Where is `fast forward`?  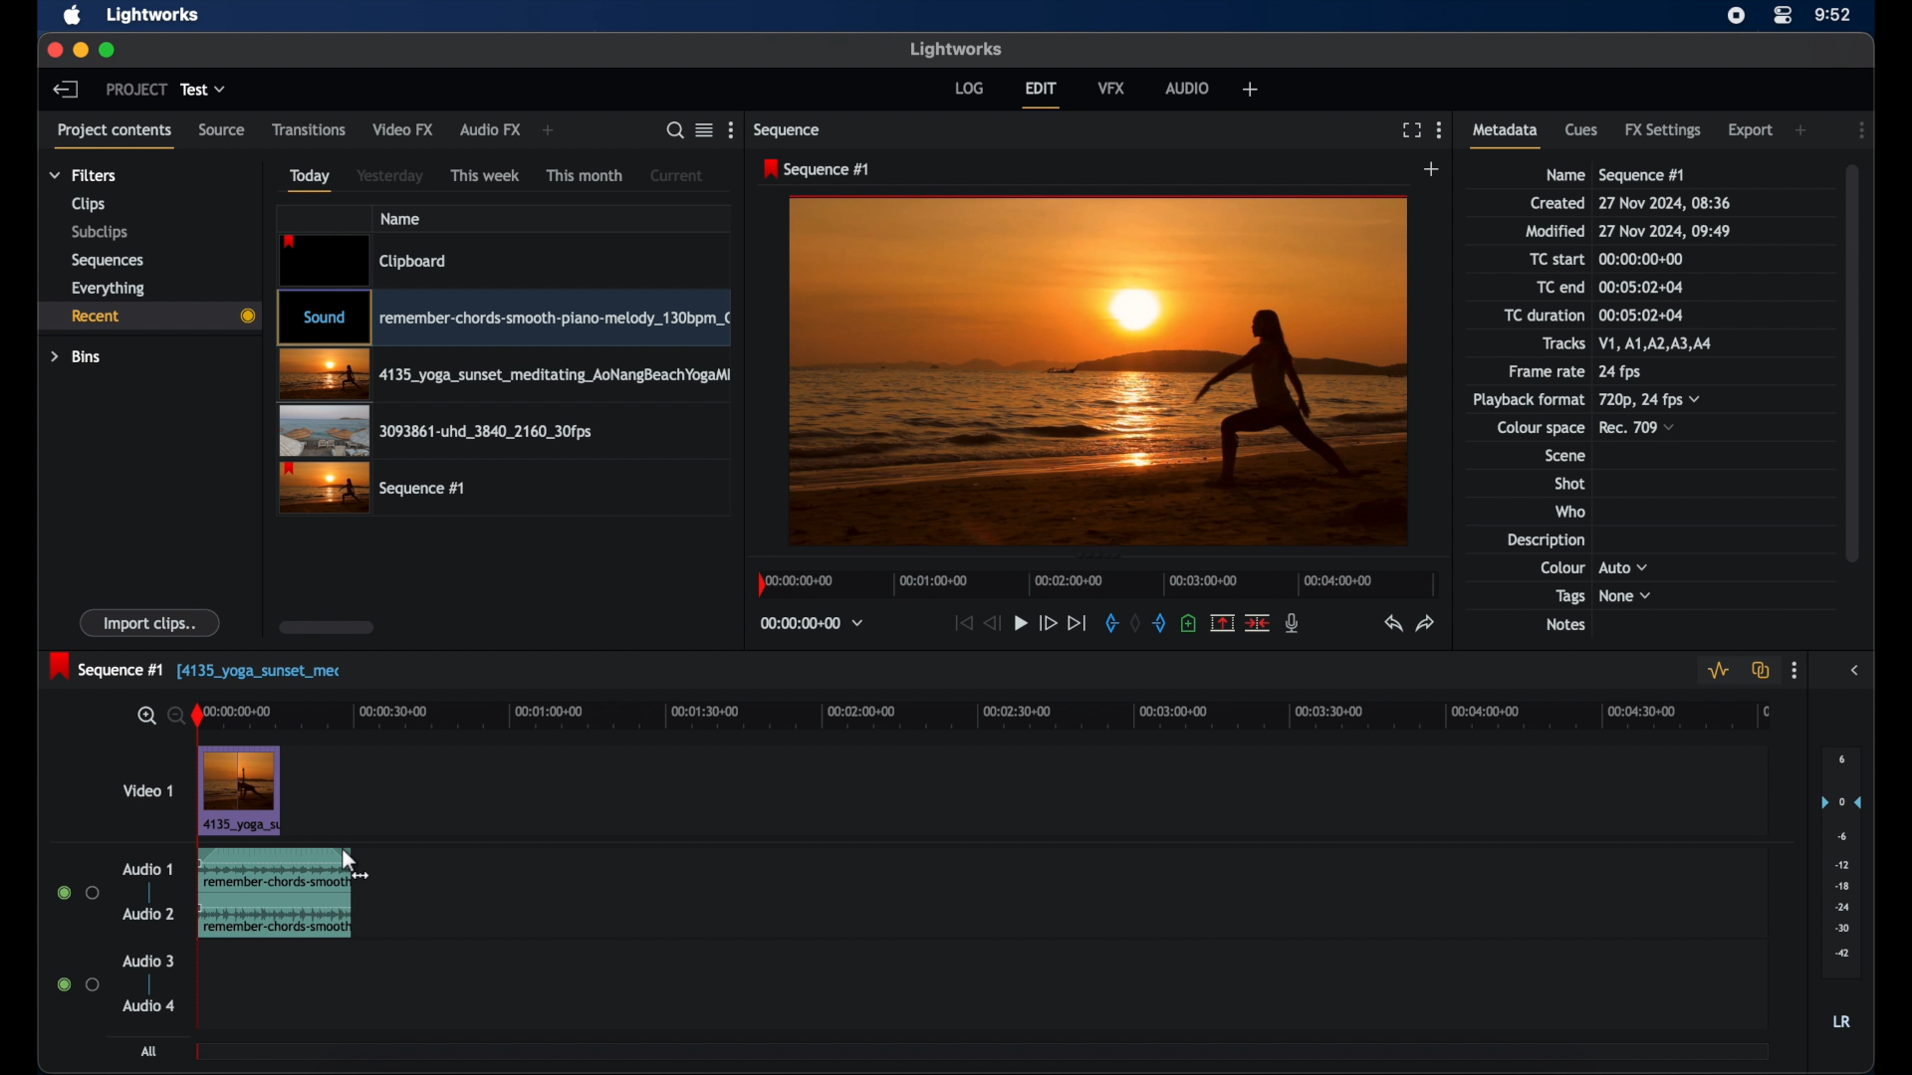 fast forward is located at coordinates (1048, 623).